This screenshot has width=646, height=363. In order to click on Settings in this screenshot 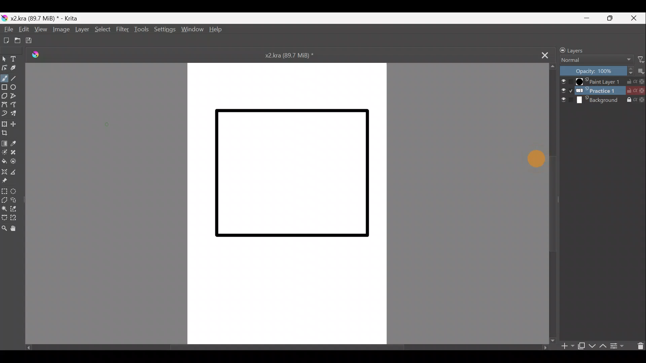, I will do `click(164, 31)`.